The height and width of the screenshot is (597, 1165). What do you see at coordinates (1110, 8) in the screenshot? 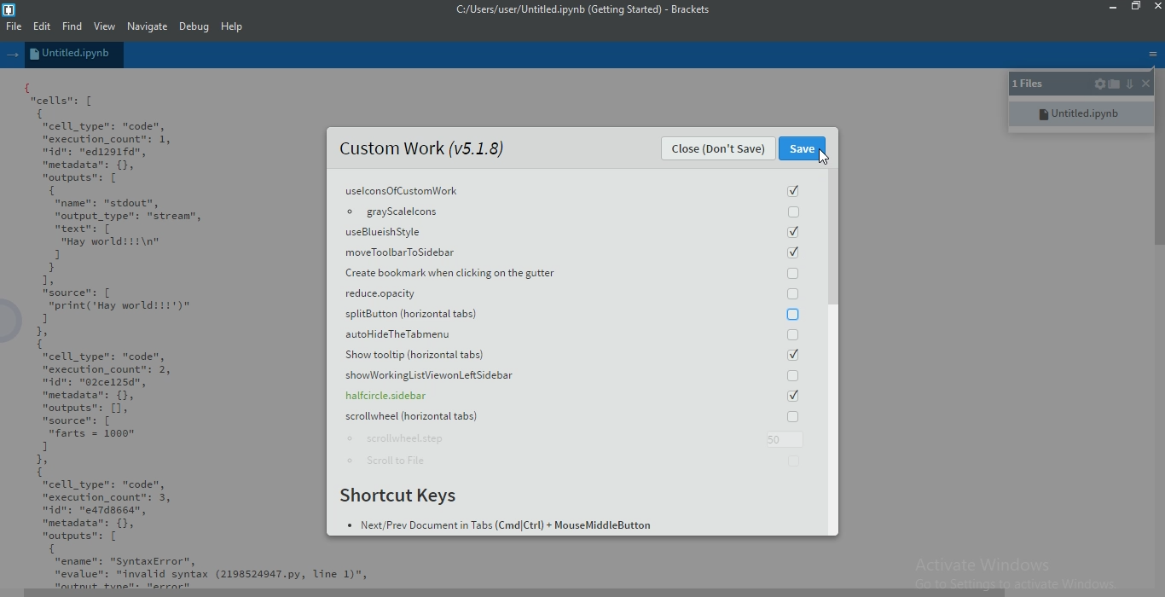
I see `minimise` at bounding box center [1110, 8].